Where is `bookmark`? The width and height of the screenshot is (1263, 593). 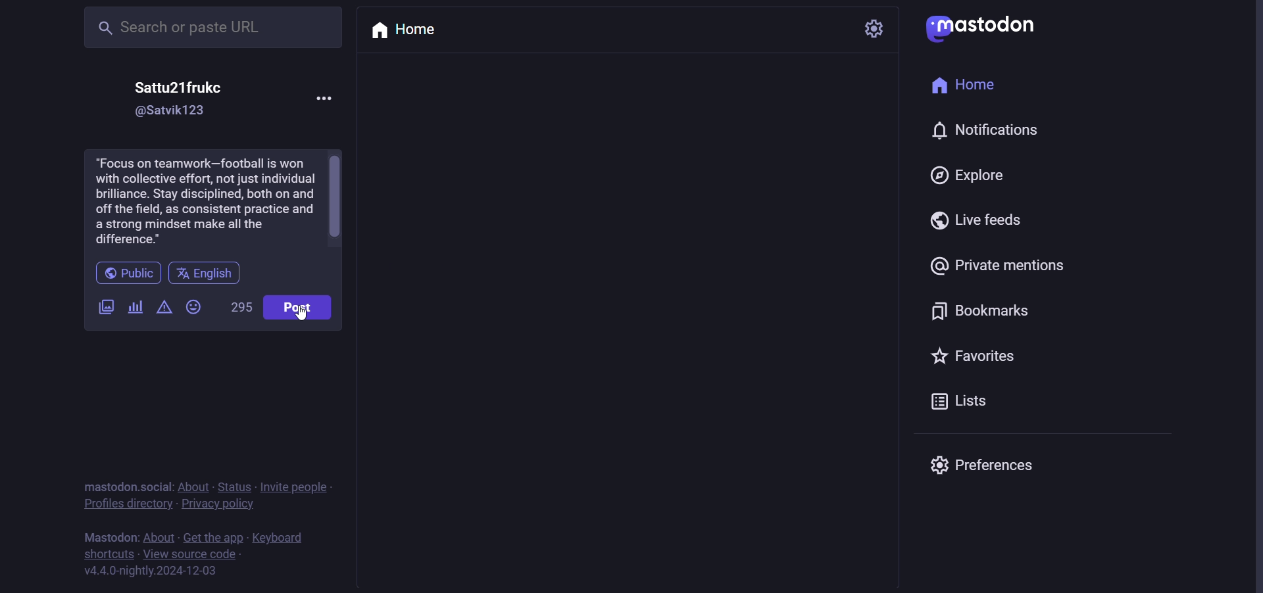 bookmark is located at coordinates (973, 309).